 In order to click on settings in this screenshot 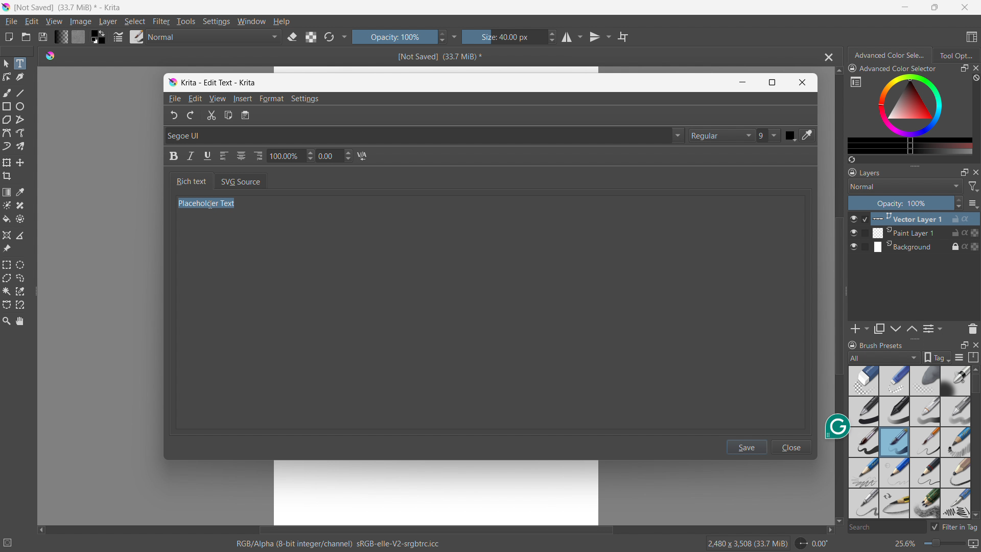, I will do `click(305, 99)`.